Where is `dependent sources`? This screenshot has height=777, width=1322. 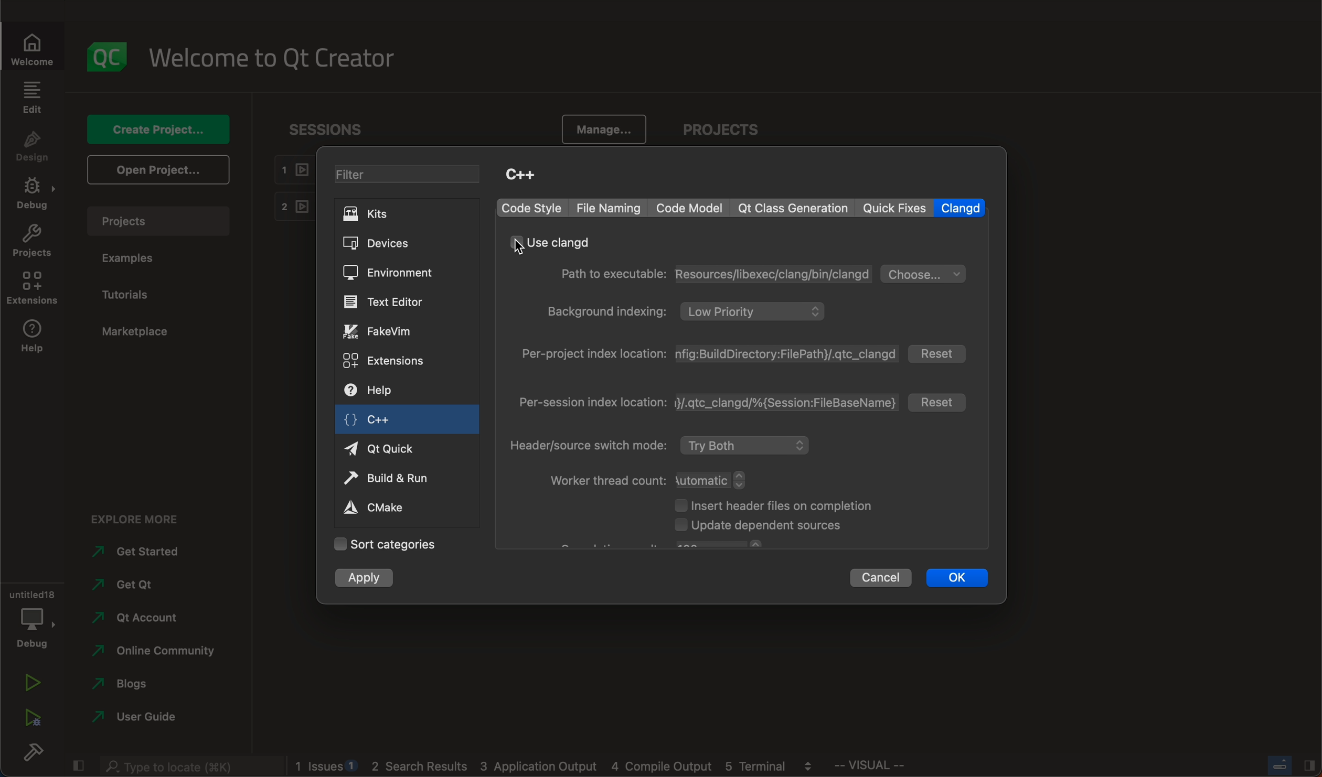 dependent sources is located at coordinates (761, 526).